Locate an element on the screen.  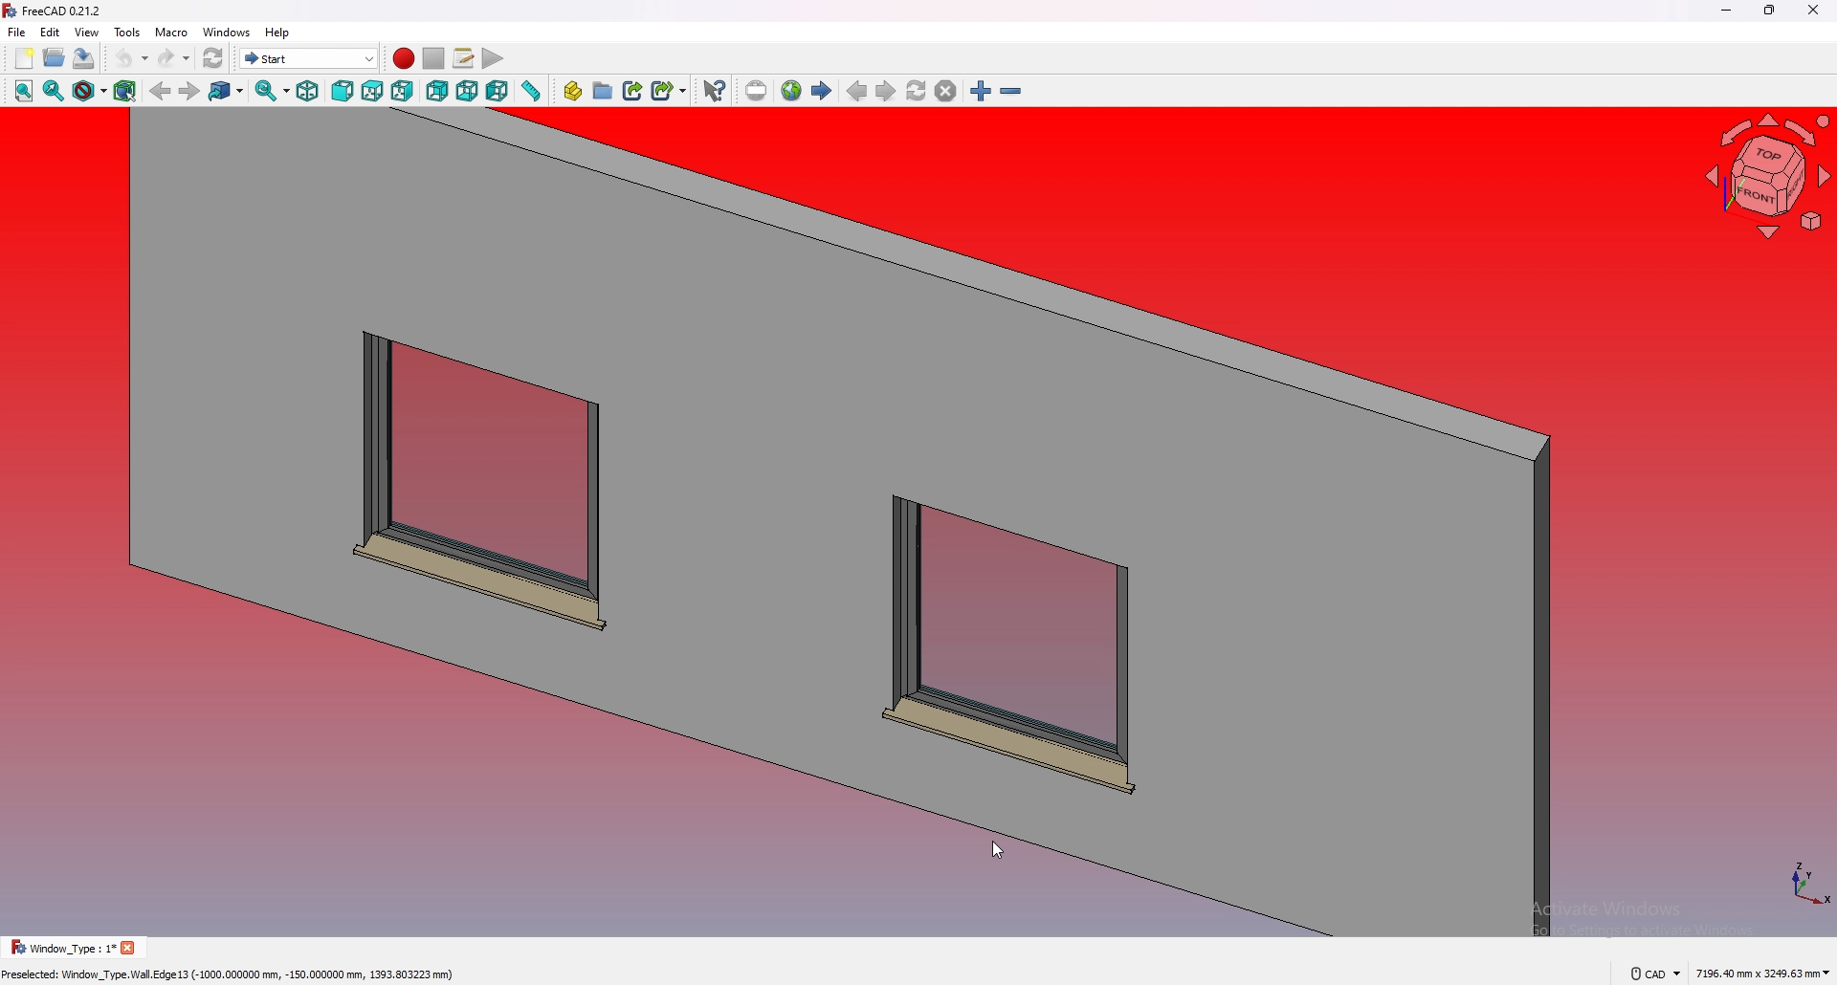
refresh is located at coordinates (213, 58).